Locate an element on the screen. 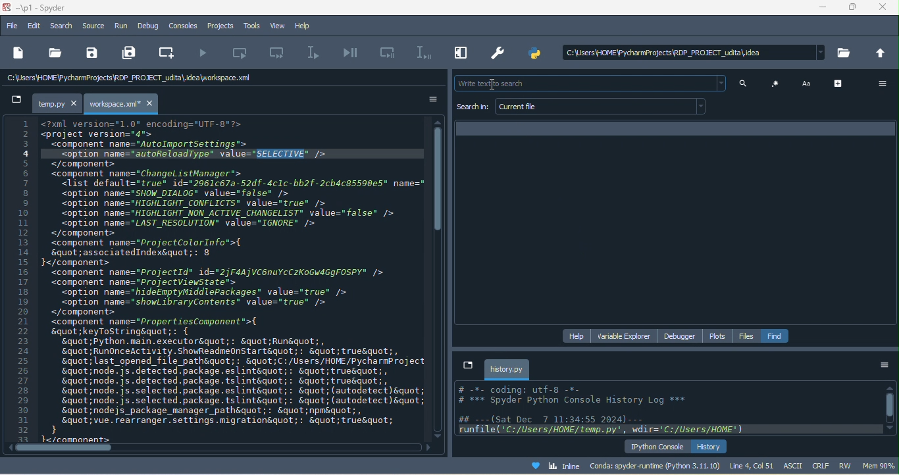  search is located at coordinates (63, 26).